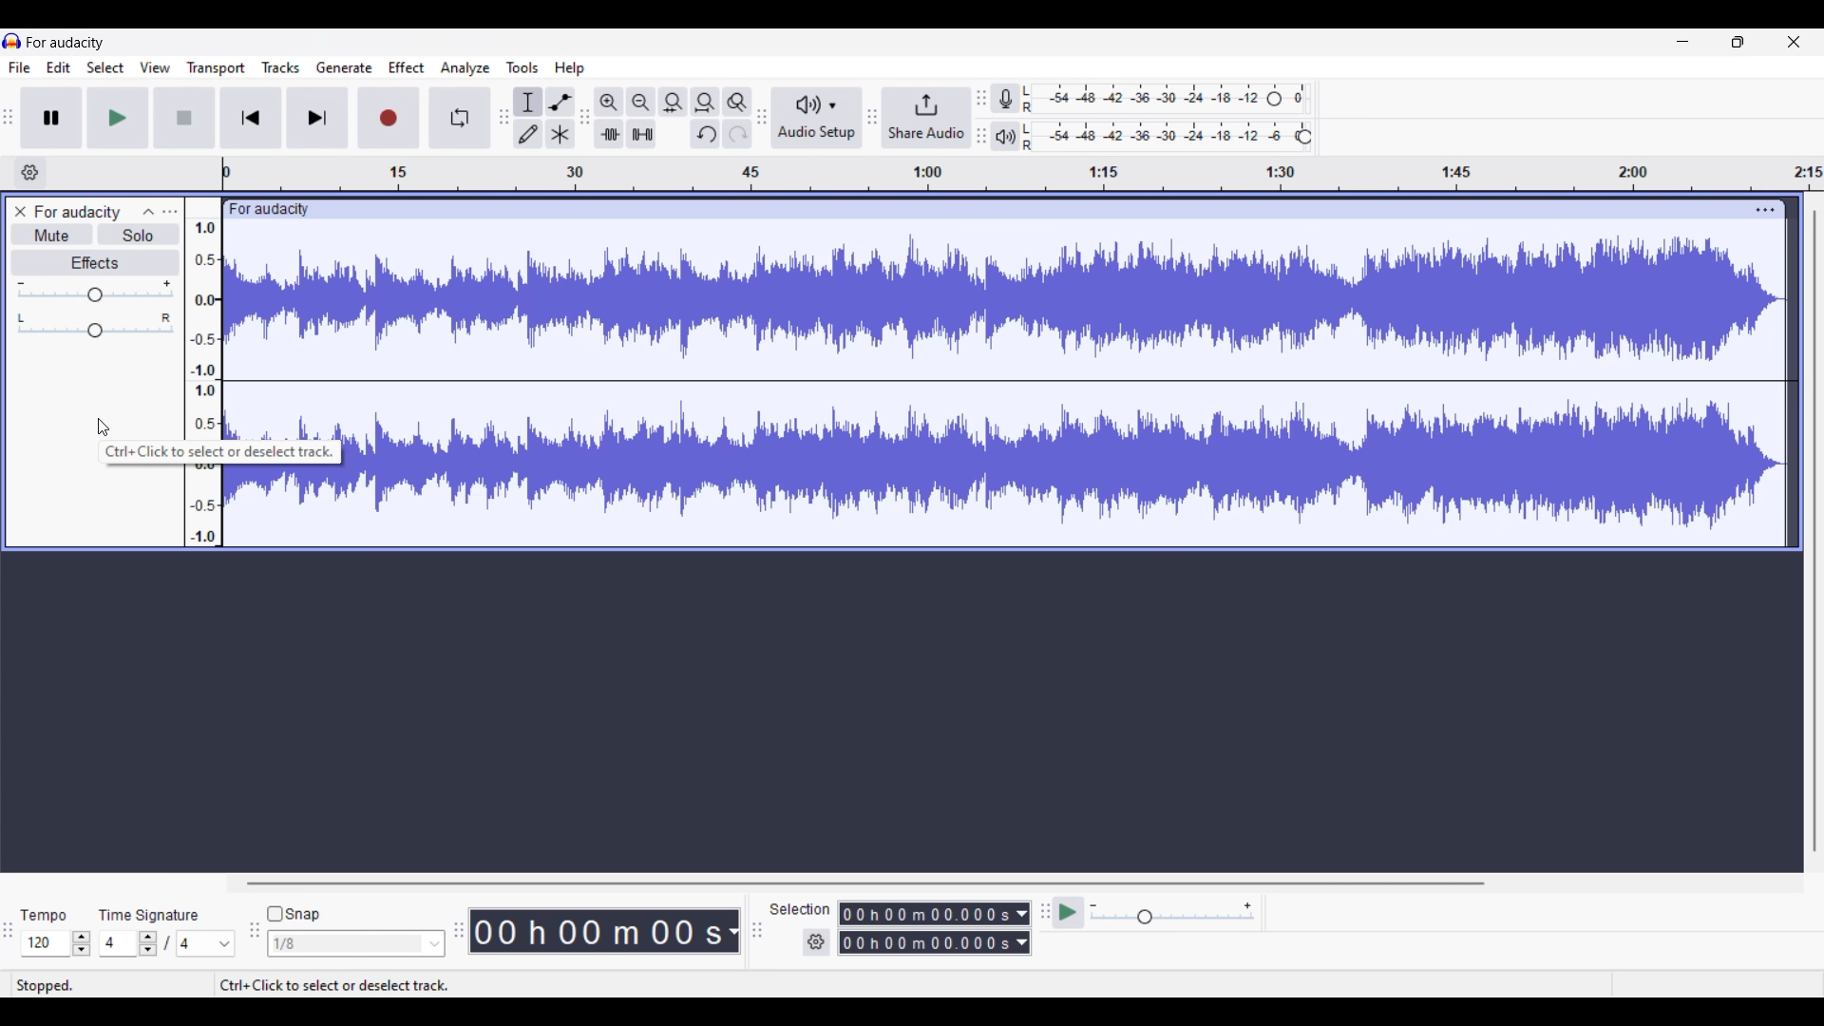 This screenshot has width=1824, height=1026. I want to click on Silence audio selectio, so click(642, 133).